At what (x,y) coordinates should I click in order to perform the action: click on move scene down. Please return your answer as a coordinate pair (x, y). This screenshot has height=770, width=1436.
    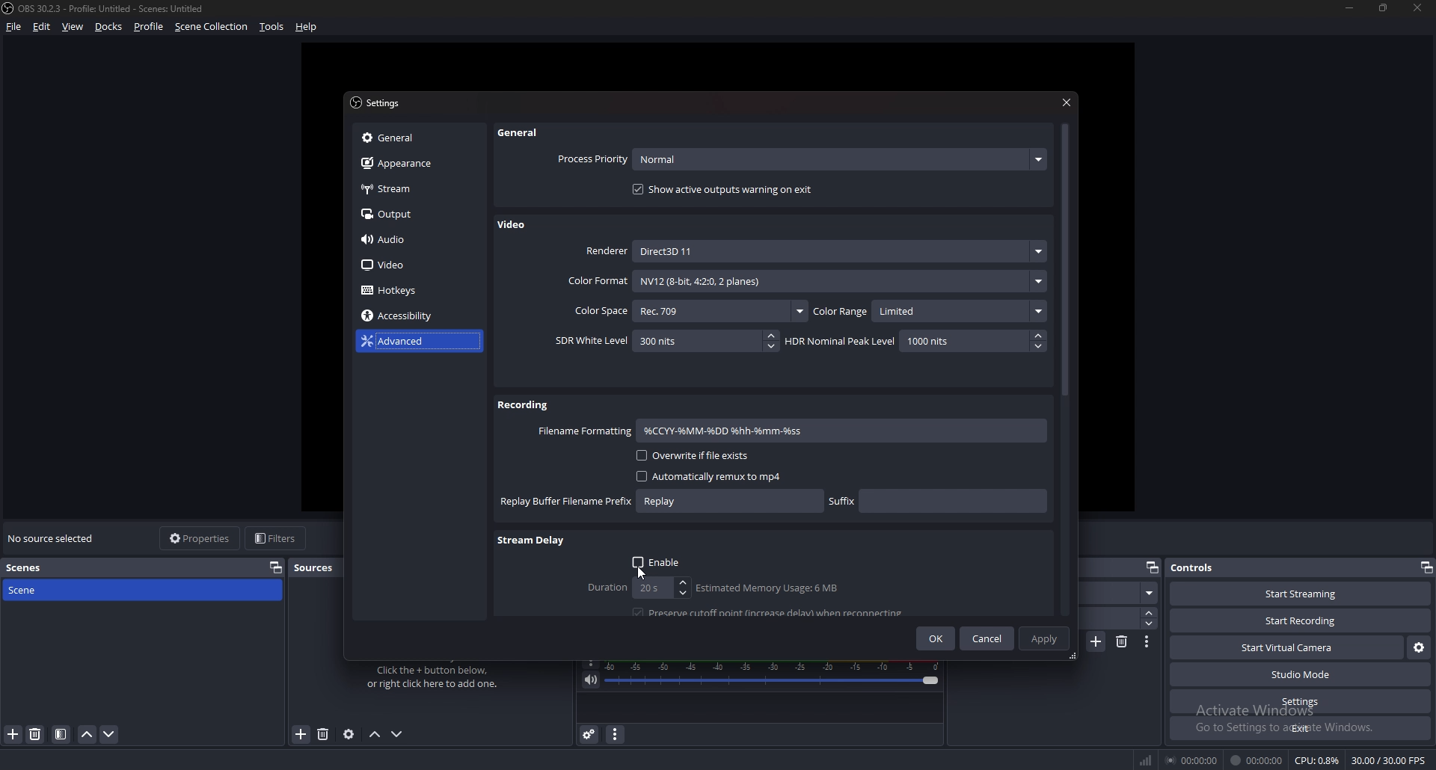
    Looking at the image, I should click on (109, 735).